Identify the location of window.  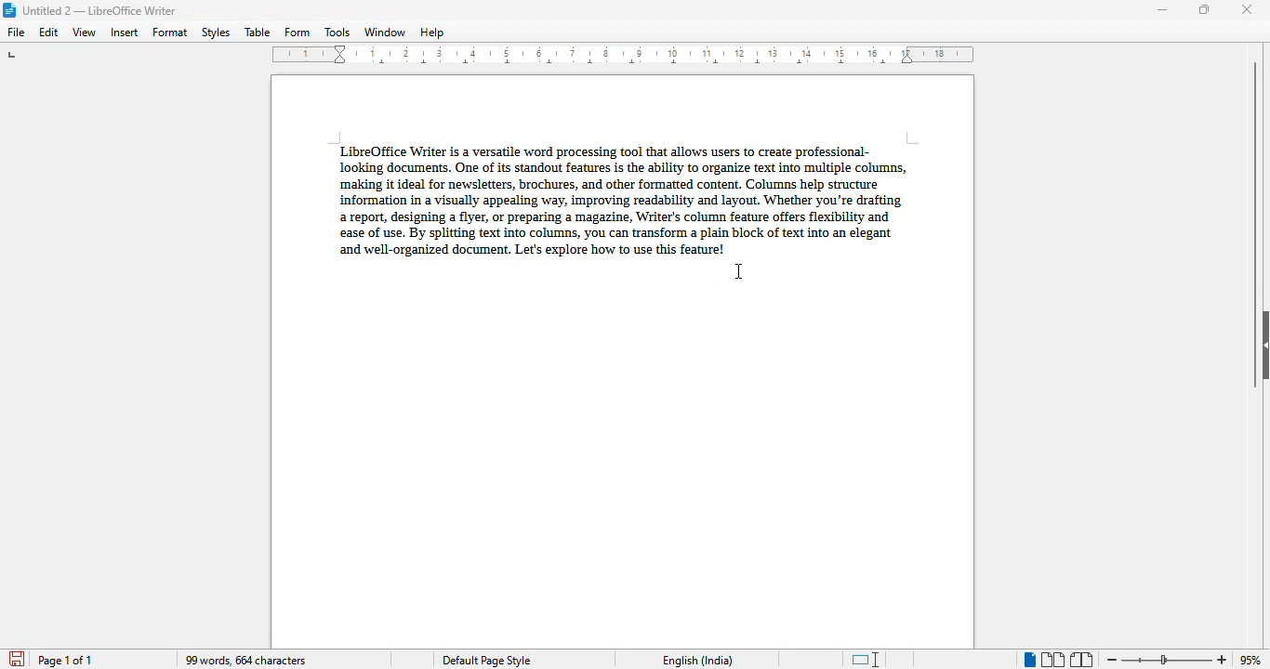
(385, 32).